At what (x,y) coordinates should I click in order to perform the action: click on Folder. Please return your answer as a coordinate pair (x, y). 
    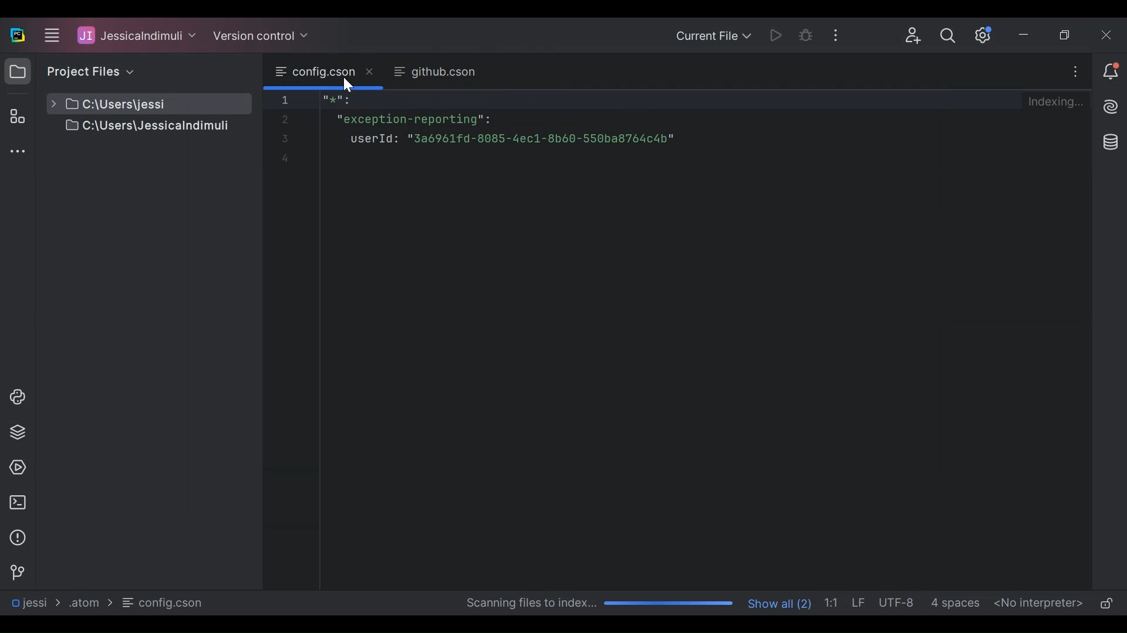
    Looking at the image, I should click on (89, 602).